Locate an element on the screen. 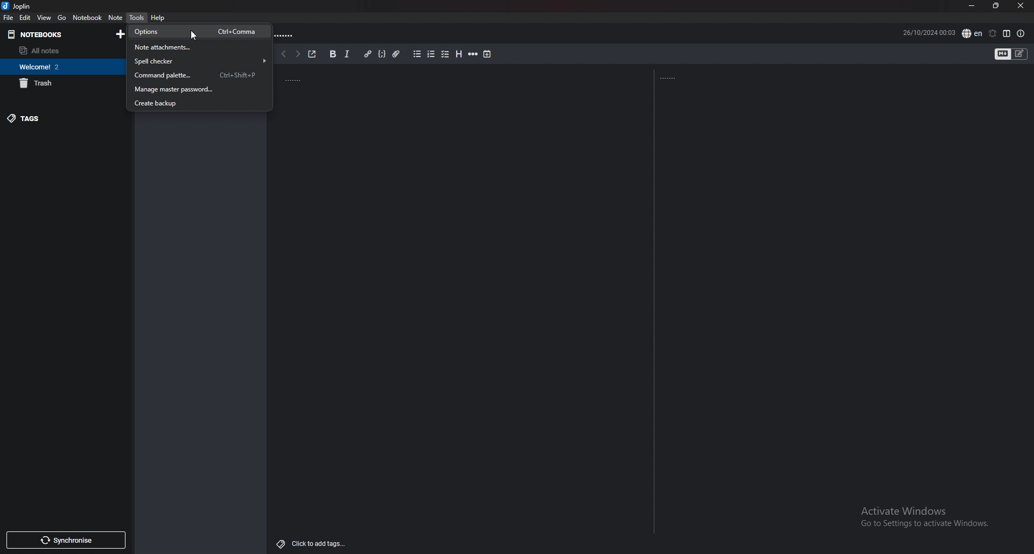  add hyperlink is located at coordinates (369, 53).